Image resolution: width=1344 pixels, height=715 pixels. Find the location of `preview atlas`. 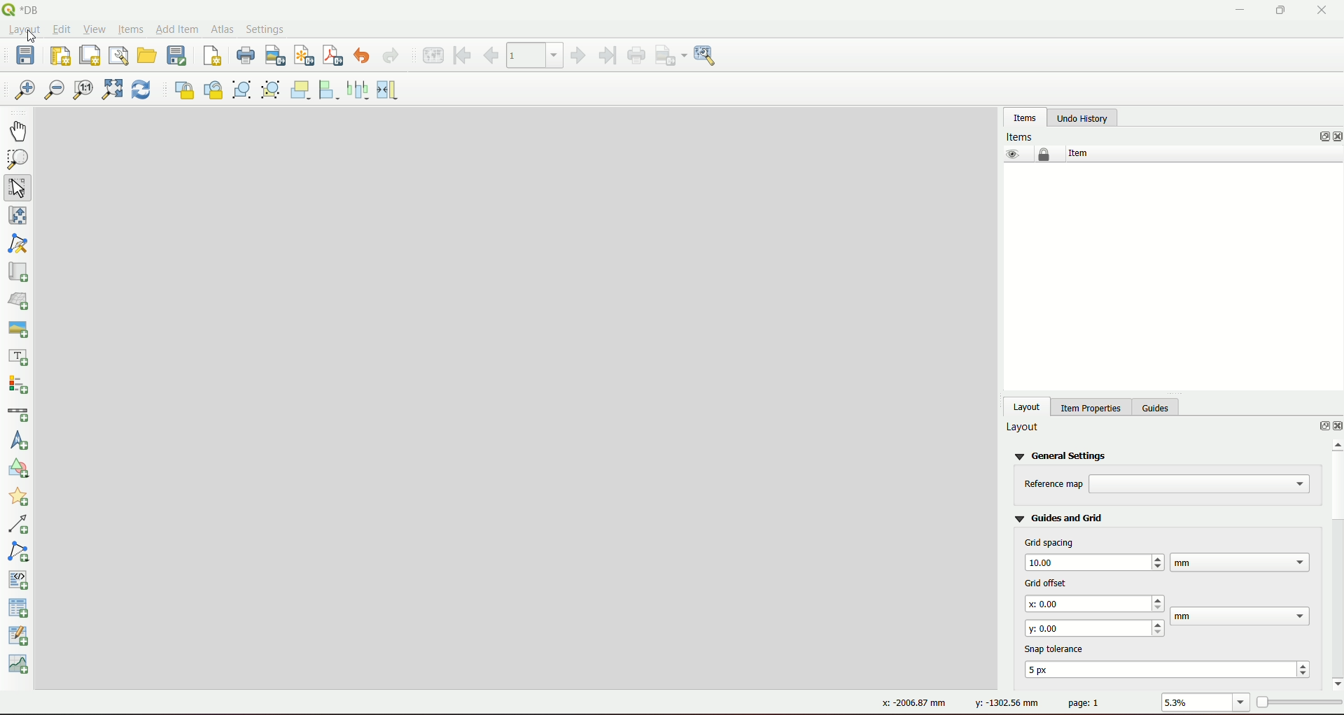

preview atlas is located at coordinates (432, 56).